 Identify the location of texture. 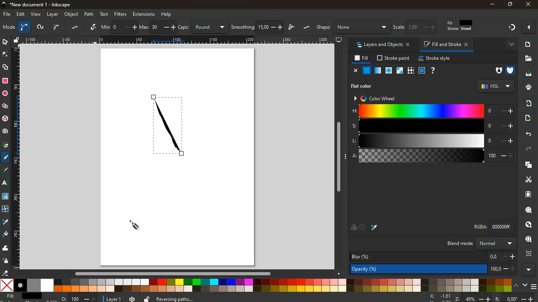
(411, 71).